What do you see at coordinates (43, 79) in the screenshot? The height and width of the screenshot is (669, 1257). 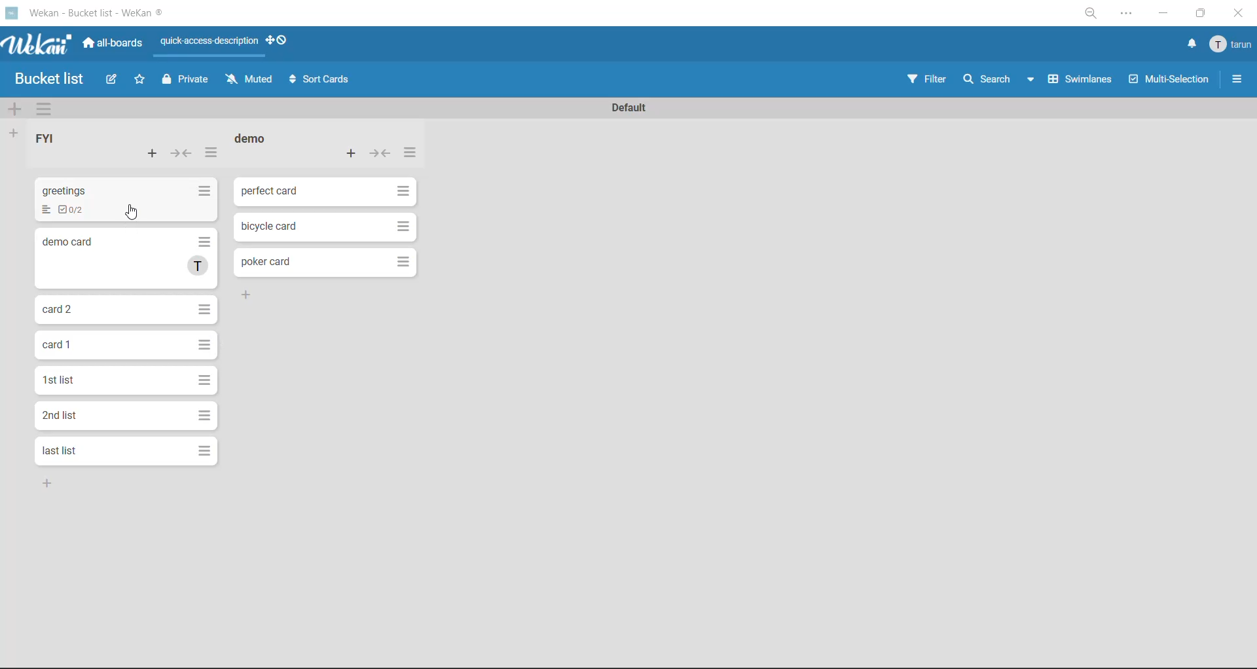 I see `board title` at bounding box center [43, 79].